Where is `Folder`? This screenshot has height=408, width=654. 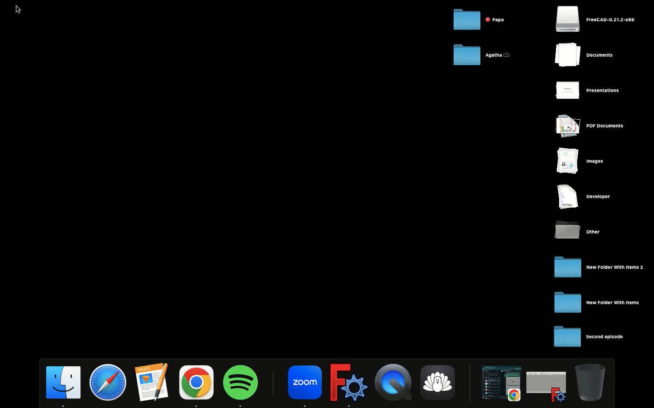
Folder is located at coordinates (590, 337).